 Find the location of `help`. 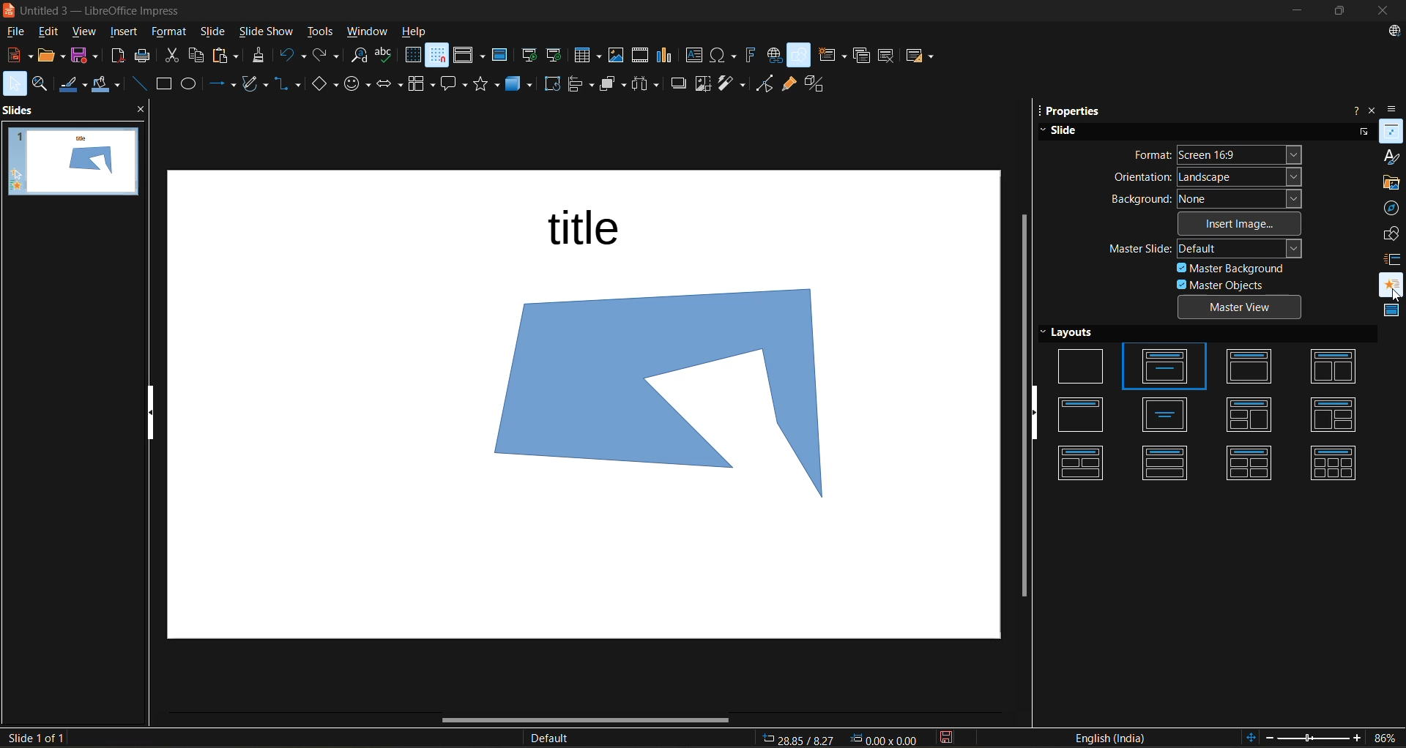

help is located at coordinates (416, 31).